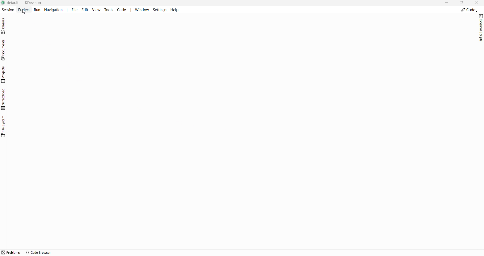  What do you see at coordinates (160, 10) in the screenshot?
I see `Settings` at bounding box center [160, 10].